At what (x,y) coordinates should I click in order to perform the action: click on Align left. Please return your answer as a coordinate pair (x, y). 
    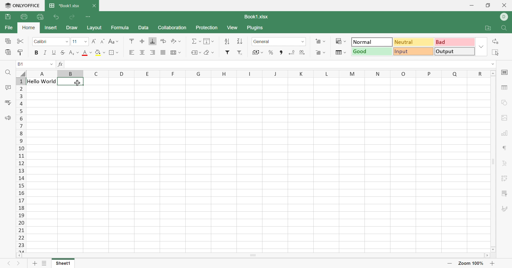
    Looking at the image, I should click on (132, 52).